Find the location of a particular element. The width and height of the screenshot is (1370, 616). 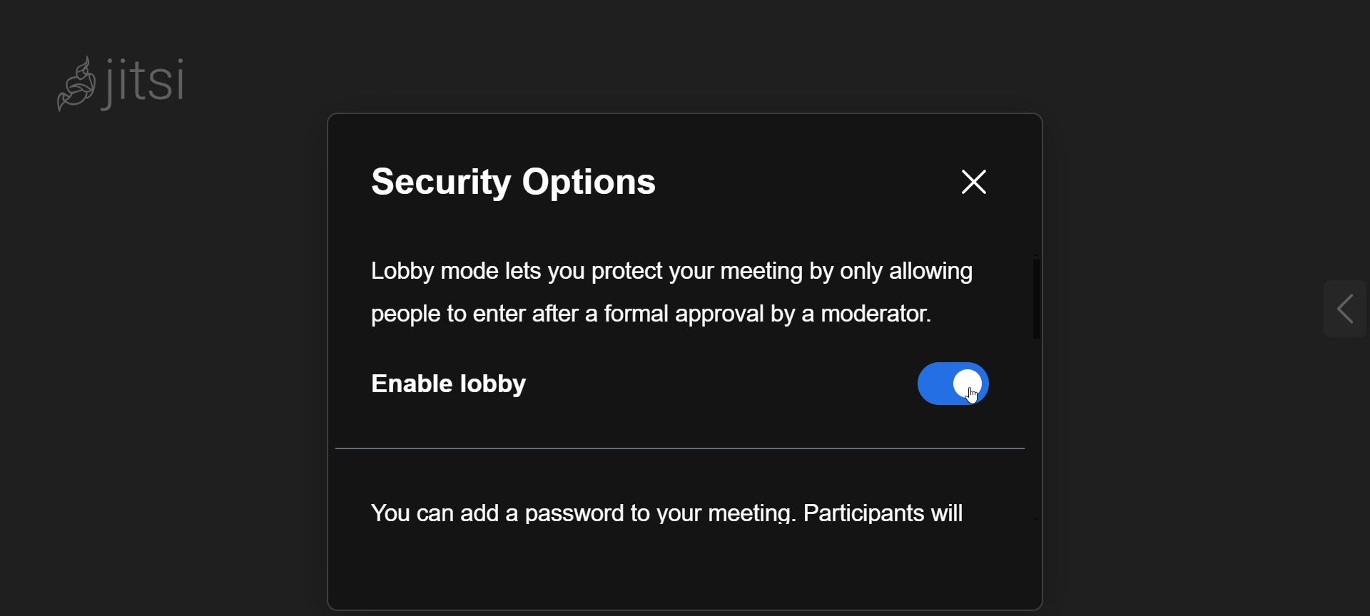

Security options is located at coordinates (547, 185).